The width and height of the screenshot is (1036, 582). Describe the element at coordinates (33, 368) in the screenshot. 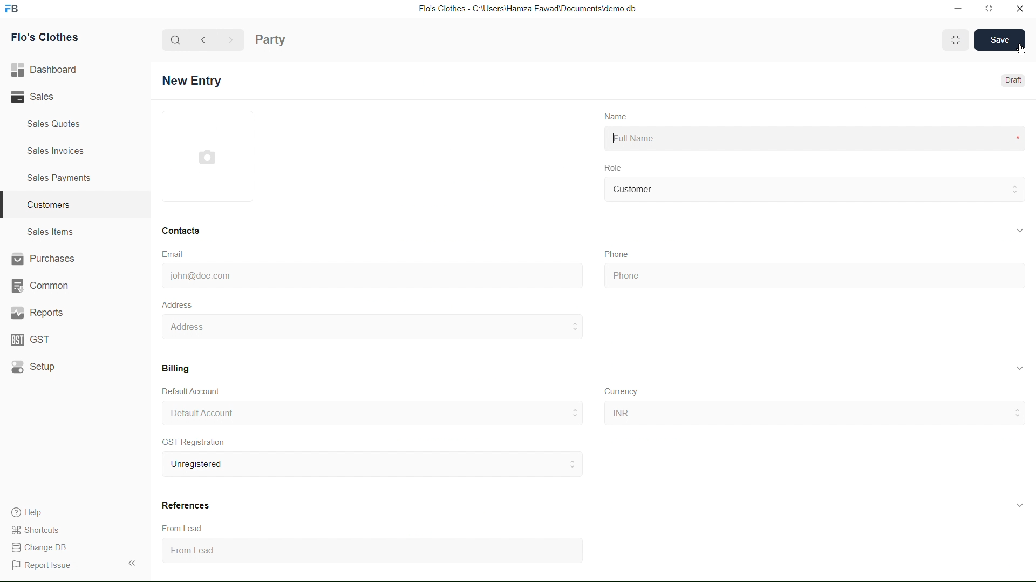

I see `Setup` at that location.